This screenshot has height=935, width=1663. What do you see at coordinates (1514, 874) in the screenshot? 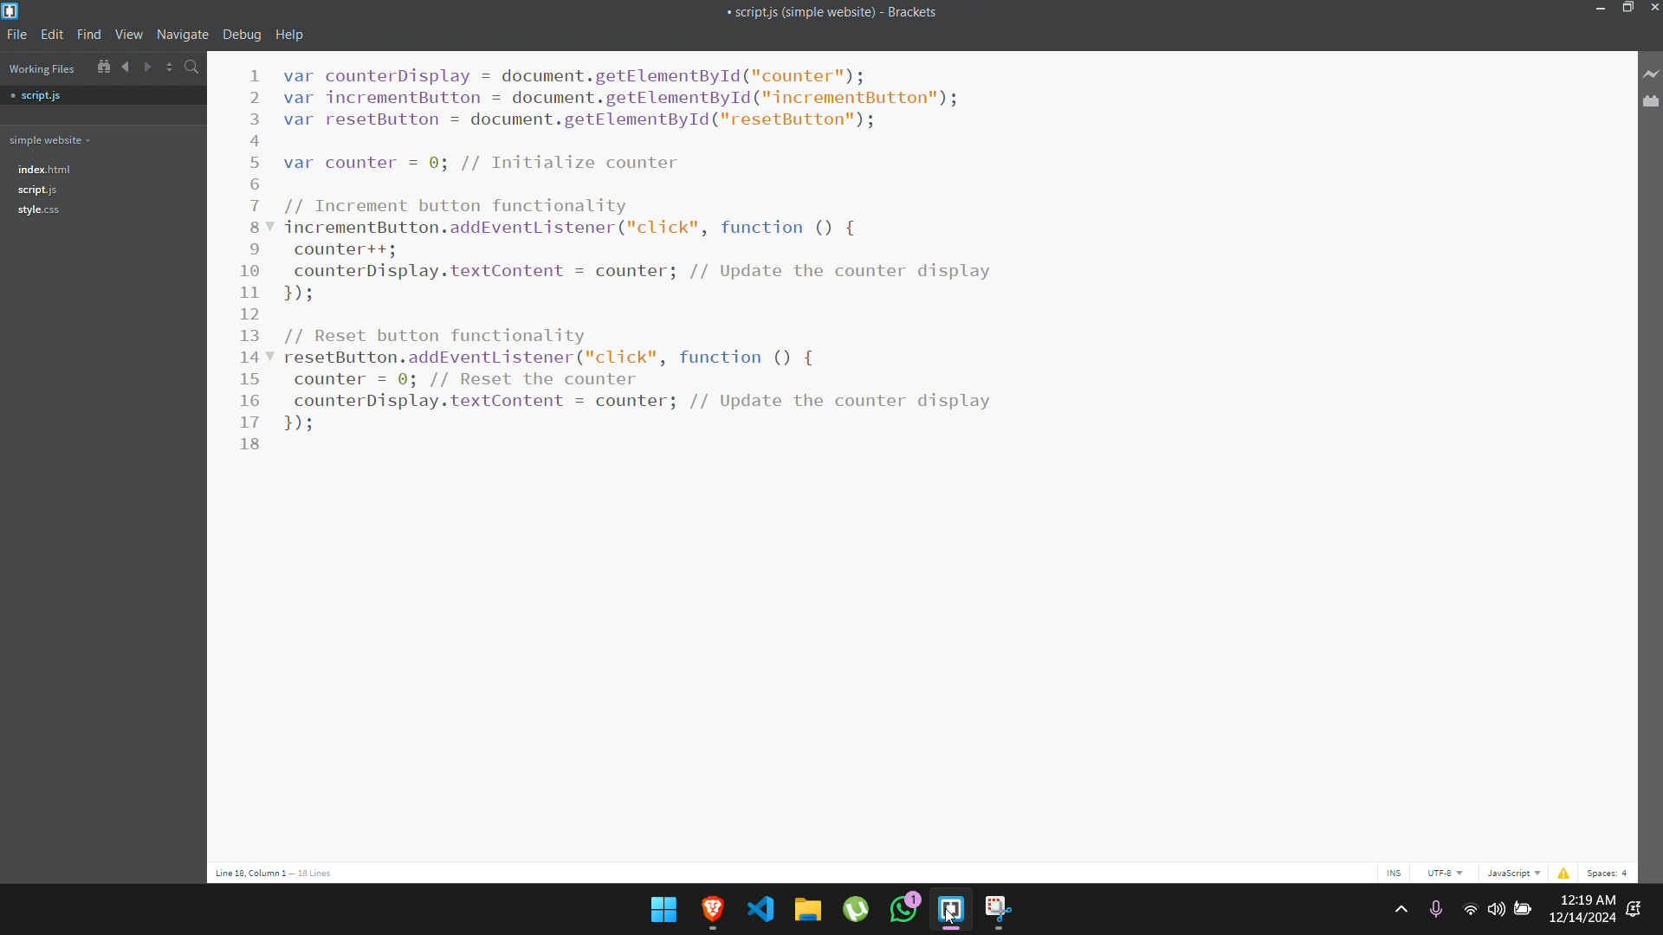
I see `file type - javascript` at bounding box center [1514, 874].